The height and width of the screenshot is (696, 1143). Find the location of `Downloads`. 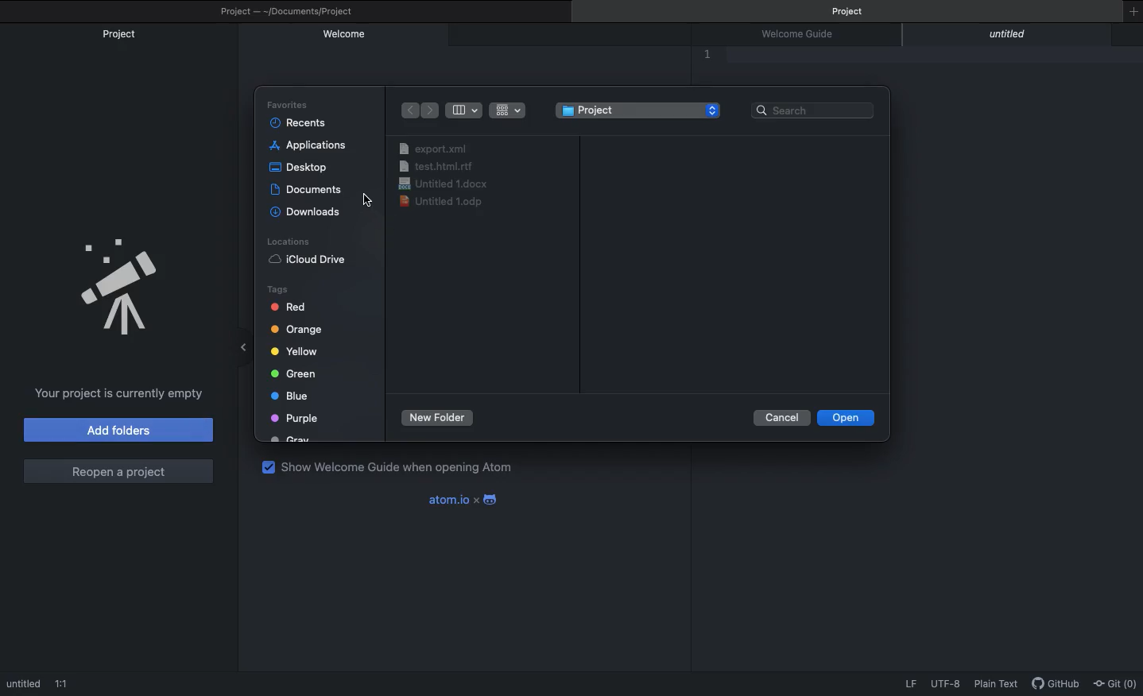

Downloads is located at coordinates (310, 212).